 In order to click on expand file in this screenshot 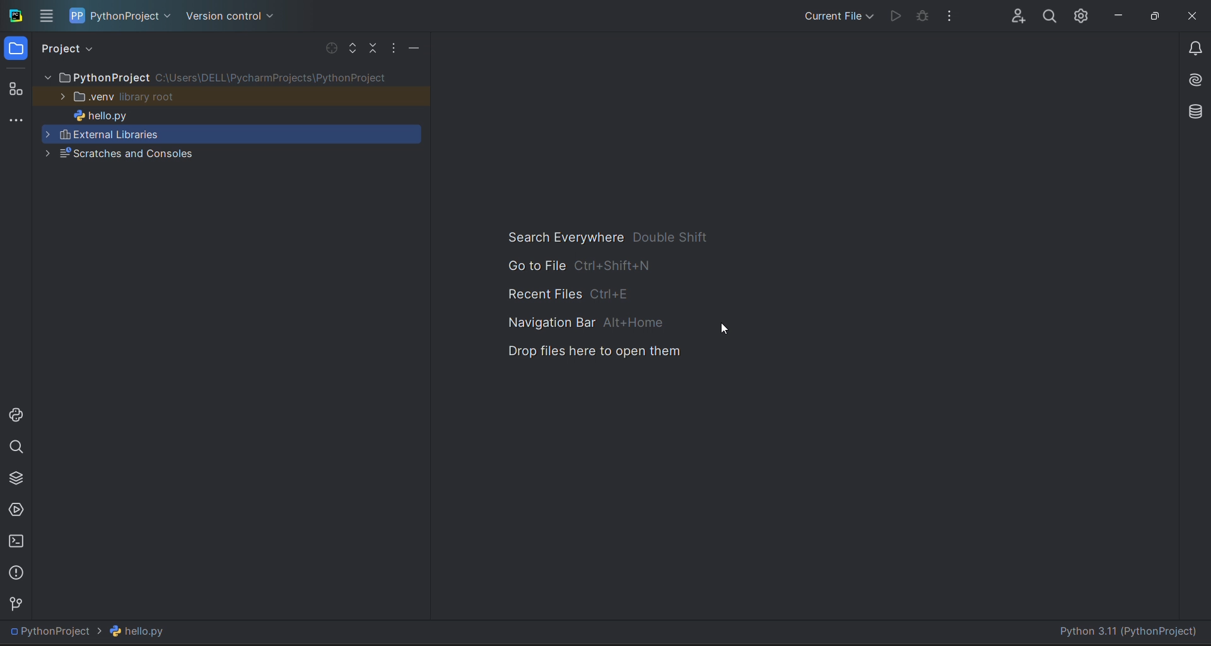, I will do `click(353, 48)`.